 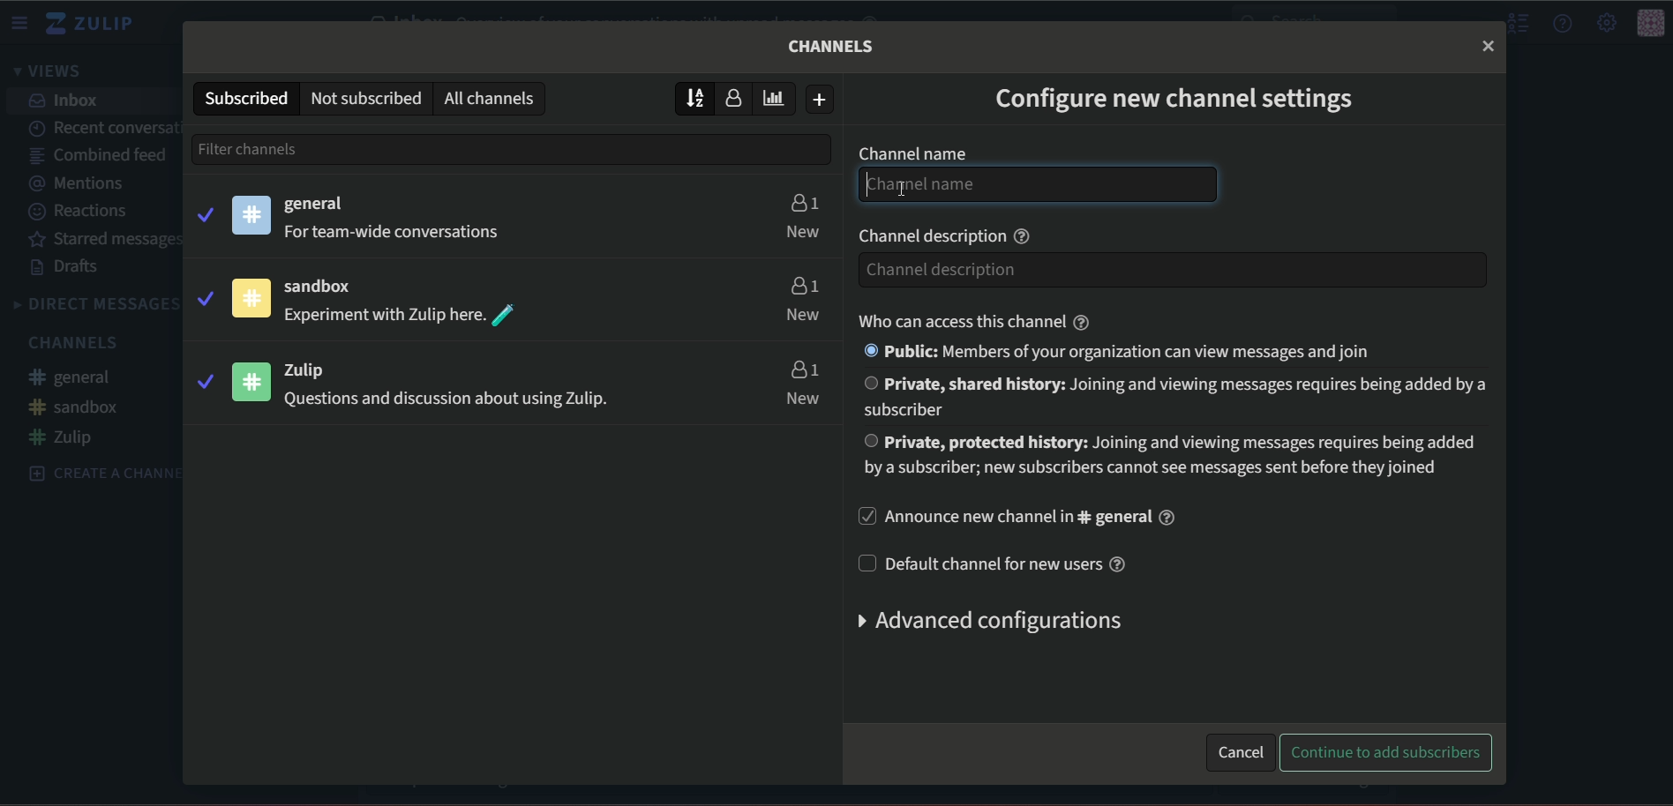 What do you see at coordinates (204, 213) in the screenshot?
I see `tick` at bounding box center [204, 213].